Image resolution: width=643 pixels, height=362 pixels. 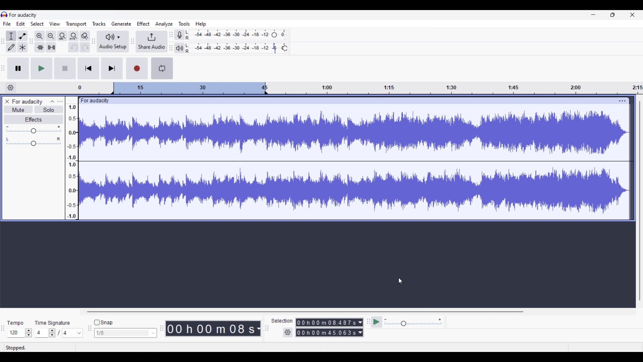 I want to click on Close track, so click(x=7, y=101).